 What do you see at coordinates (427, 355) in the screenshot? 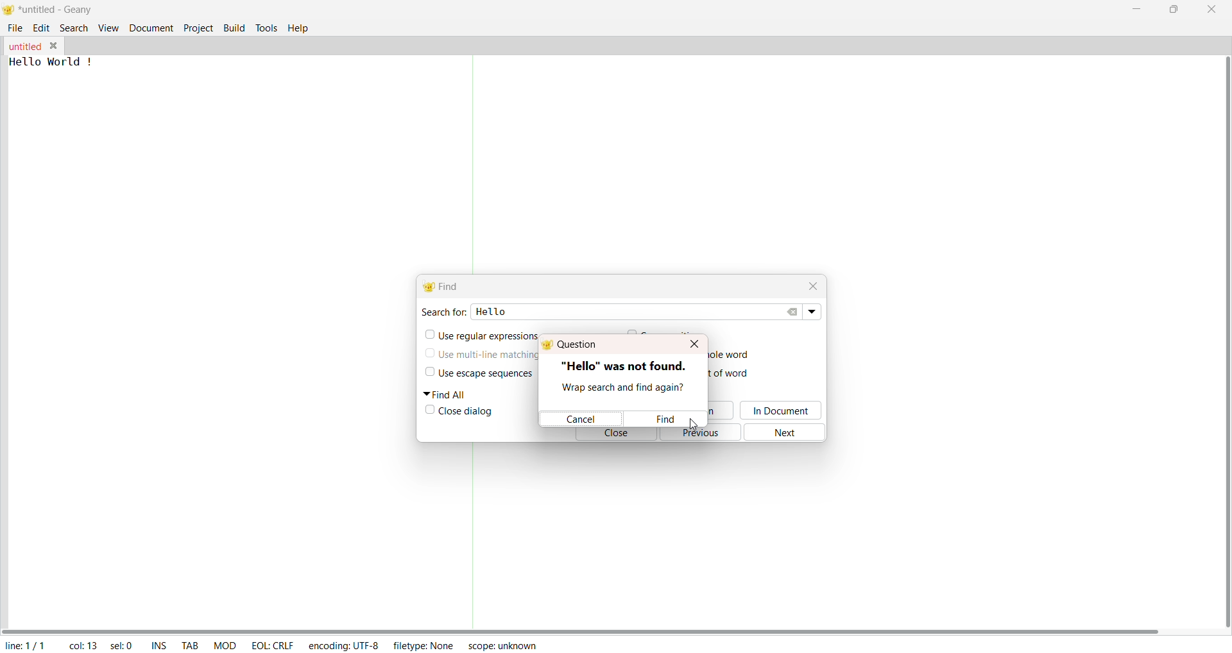
I see `Check Box` at bounding box center [427, 355].